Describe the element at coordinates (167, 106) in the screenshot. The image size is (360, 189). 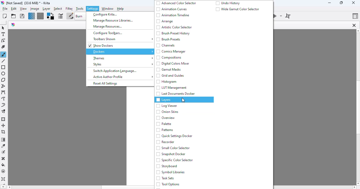
I see `log viewer` at that location.